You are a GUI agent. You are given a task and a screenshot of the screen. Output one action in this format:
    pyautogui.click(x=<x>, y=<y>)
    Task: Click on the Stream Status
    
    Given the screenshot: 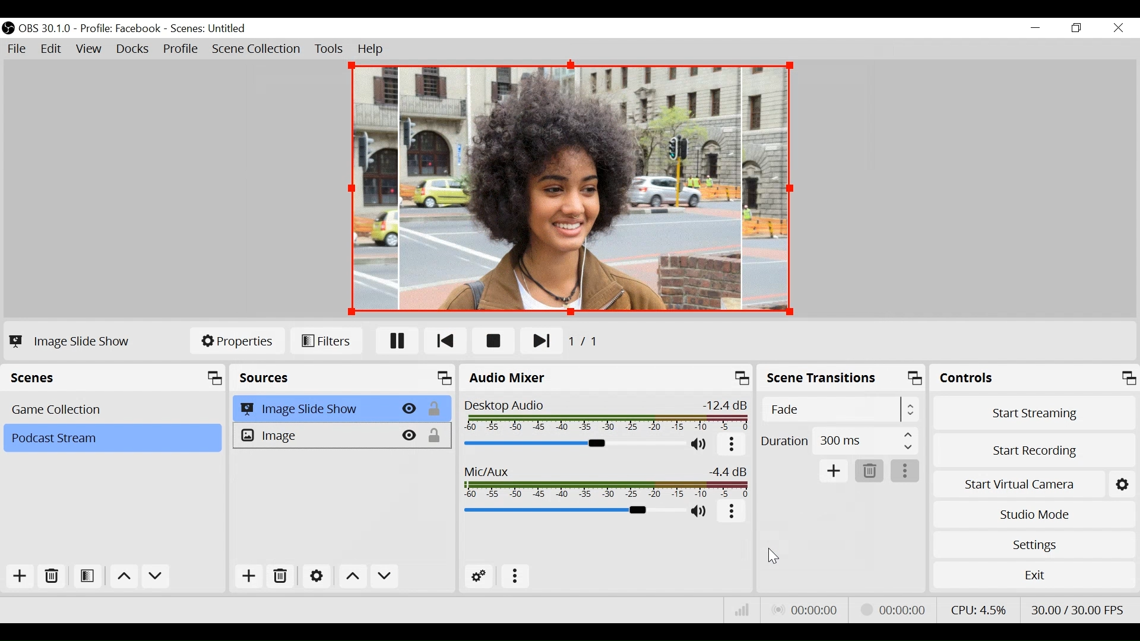 What is the action you would take?
    pyautogui.click(x=894, y=608)
    